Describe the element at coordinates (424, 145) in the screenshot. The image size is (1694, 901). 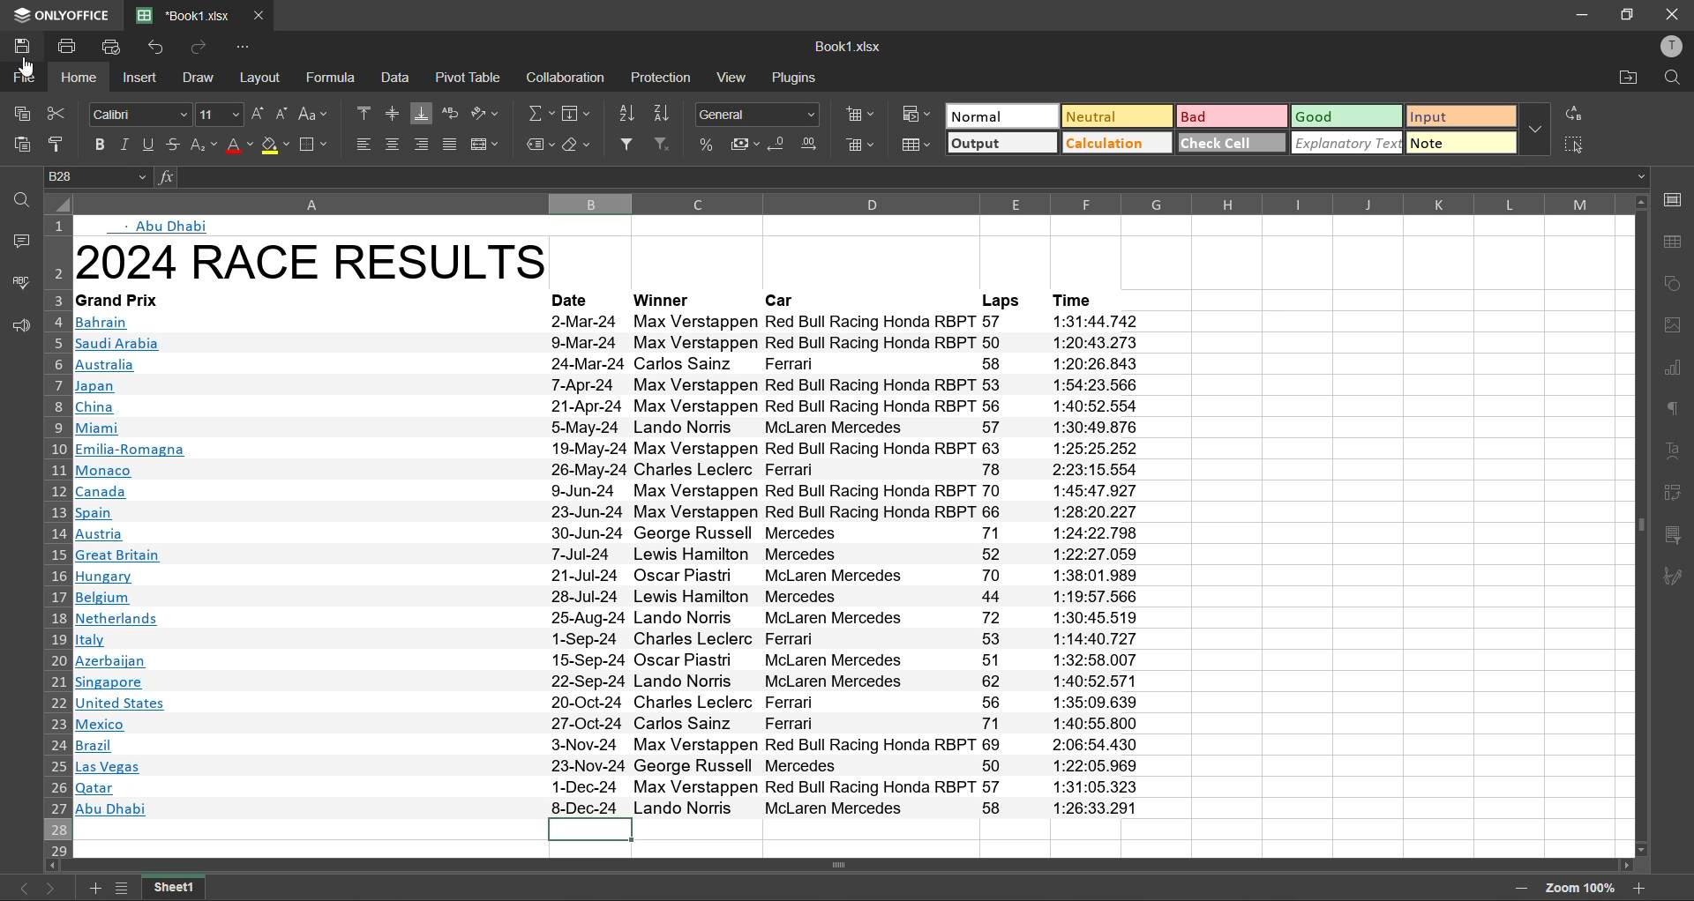
I see `align right` at that location.